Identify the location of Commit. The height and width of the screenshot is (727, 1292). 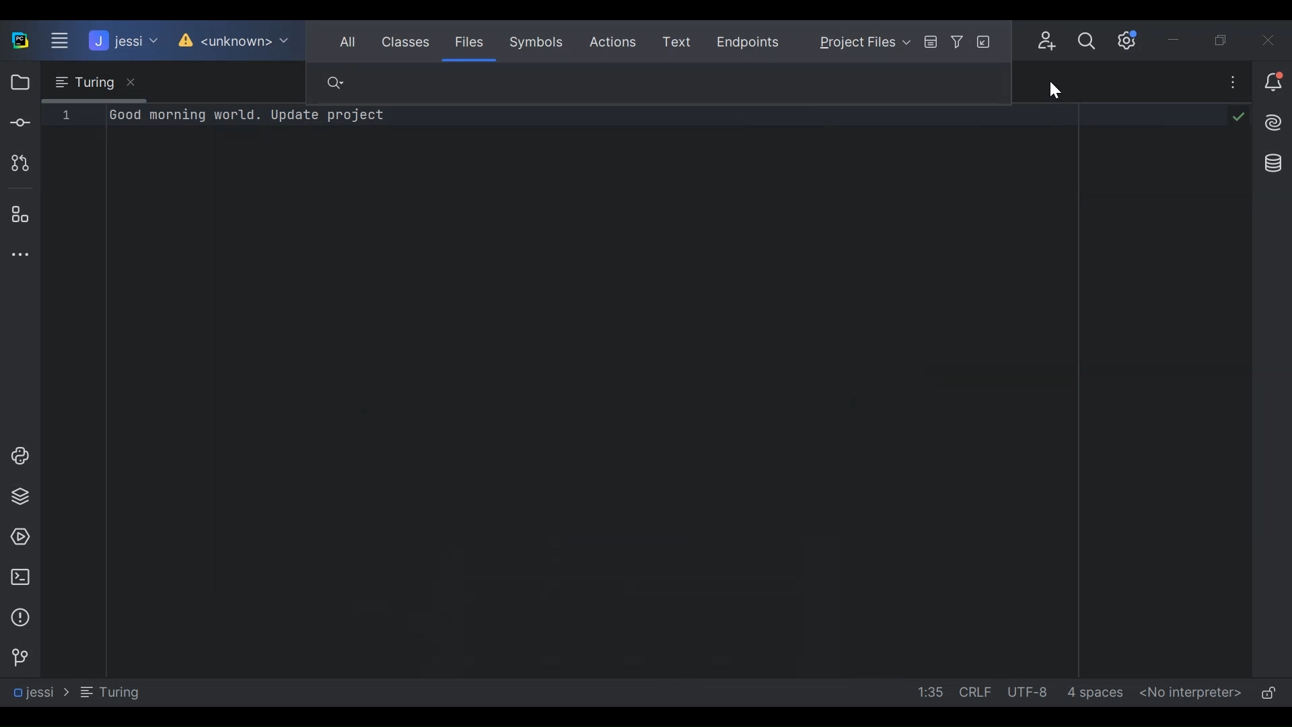
(20, 123).